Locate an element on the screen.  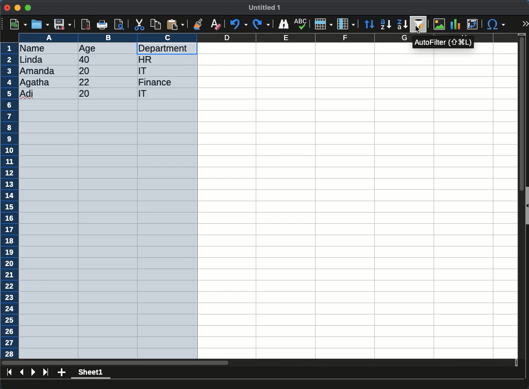
print is located at coordinates (104, 24).